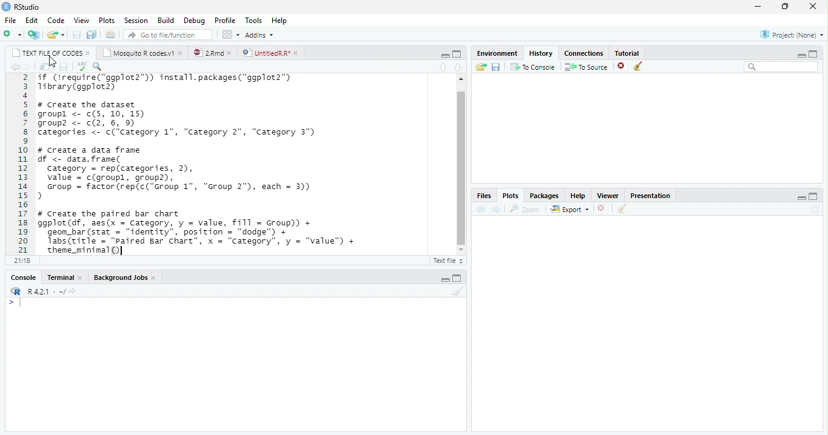 Image resolution: width=828 pixels, height=435 pixels. I want to click on connections, so click(583, 53).